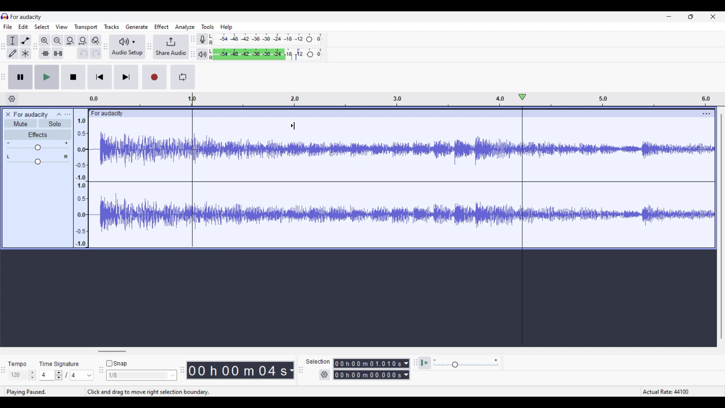 Image resolution: width=725 pixels, height=408 pixels. Describe the element at coordinates (8, 27) in the screenshot. I see `File menu` at that location.